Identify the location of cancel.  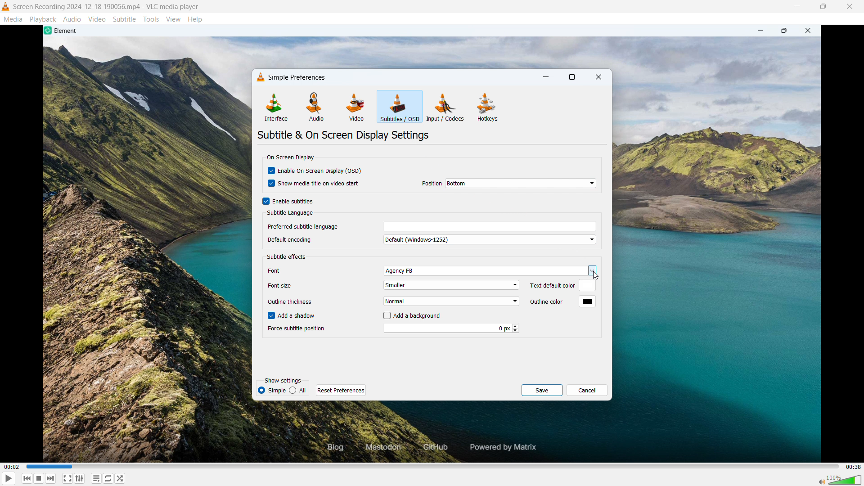
(588, 390).